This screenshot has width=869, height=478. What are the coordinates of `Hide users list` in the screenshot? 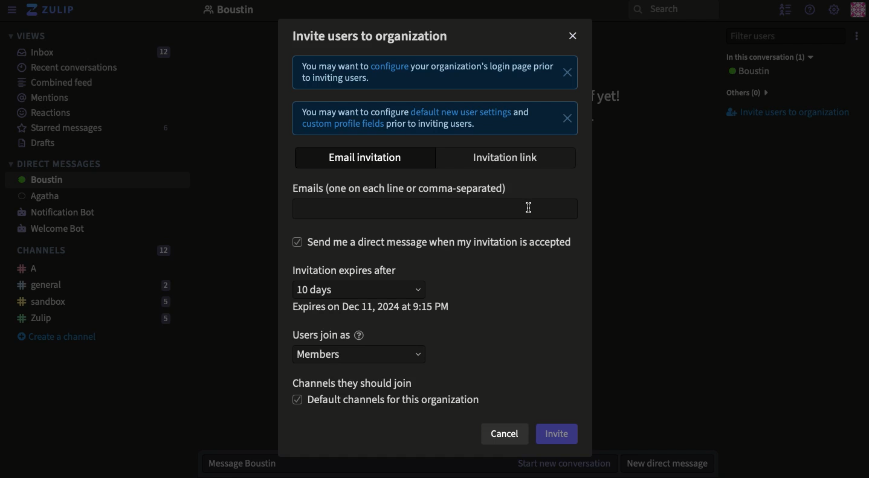 It's located at (784, 9).